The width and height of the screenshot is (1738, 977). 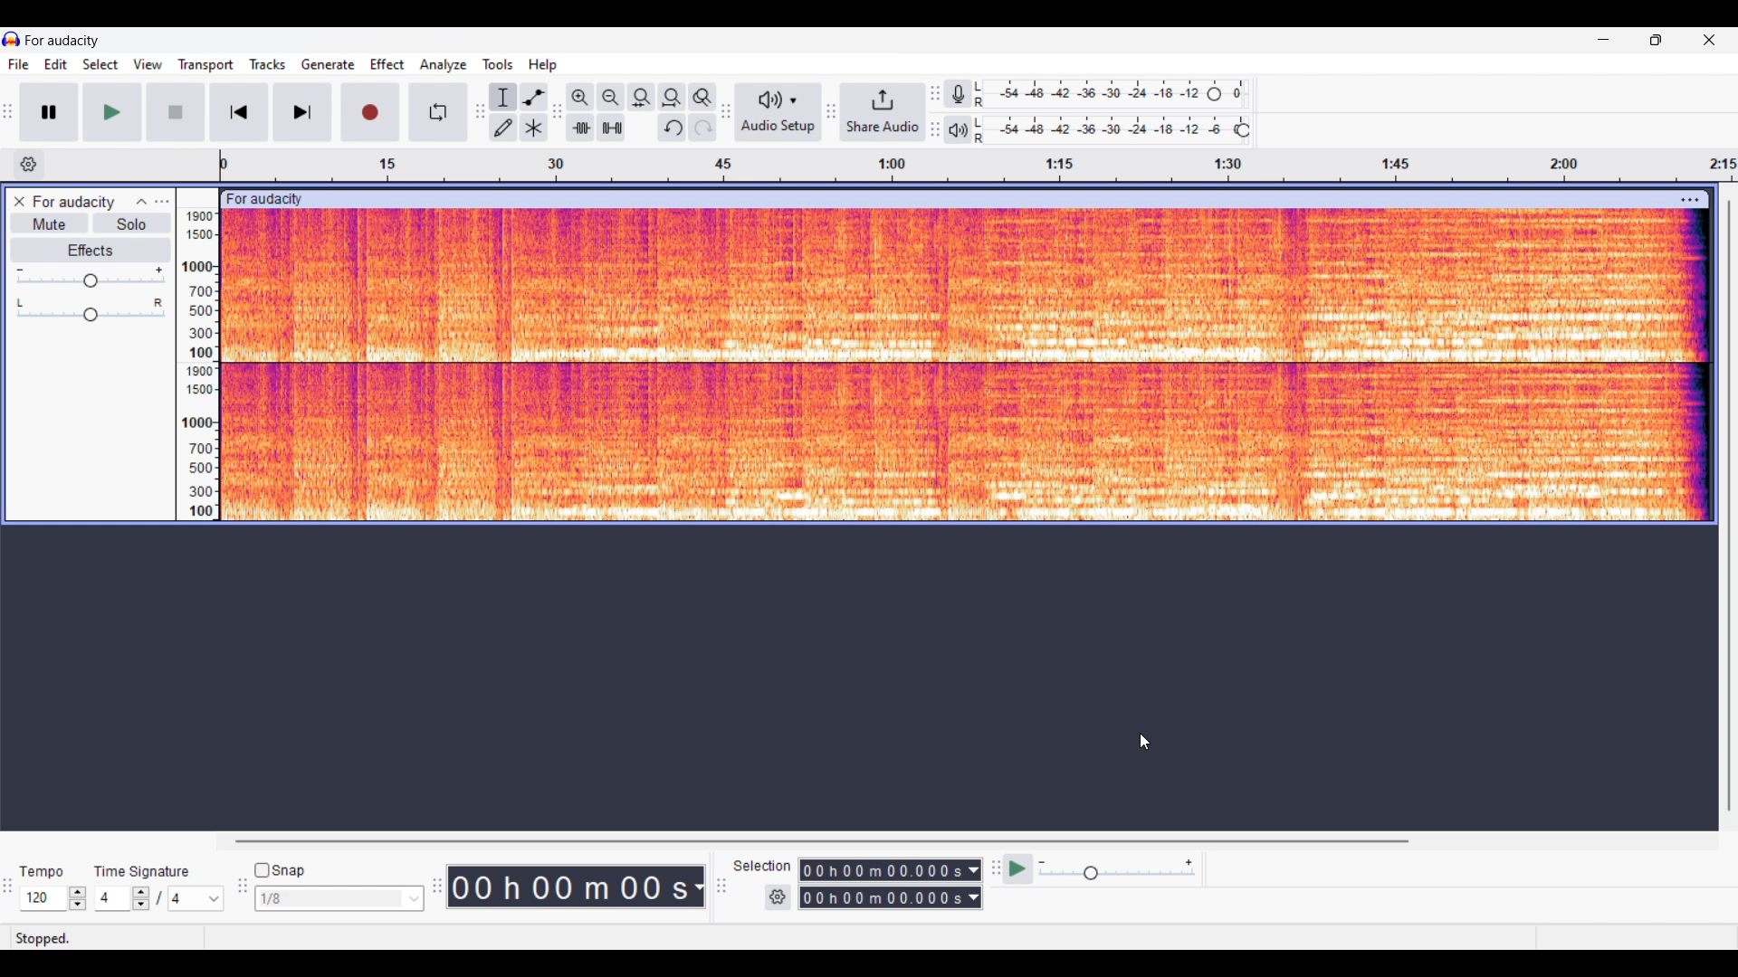 What do you see at coordinates (1110, 94) in the screenshot?
I see `Recording level` at bounding box center [1110, 94].